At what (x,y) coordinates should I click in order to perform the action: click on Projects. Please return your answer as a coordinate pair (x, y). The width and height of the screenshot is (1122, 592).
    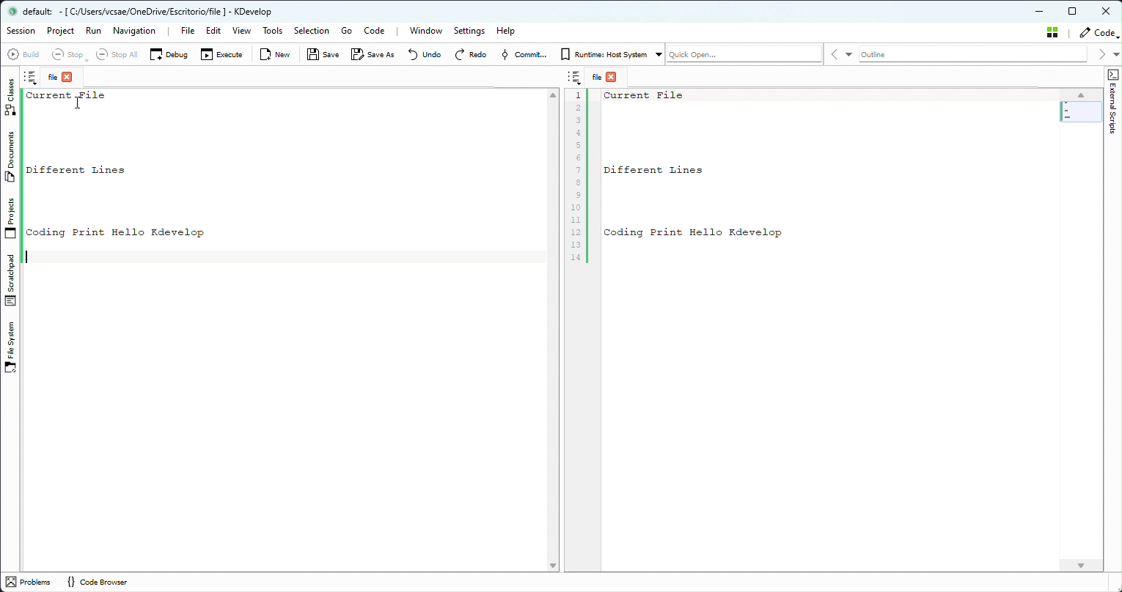
    Looking at the image, I should click on (14, 218).